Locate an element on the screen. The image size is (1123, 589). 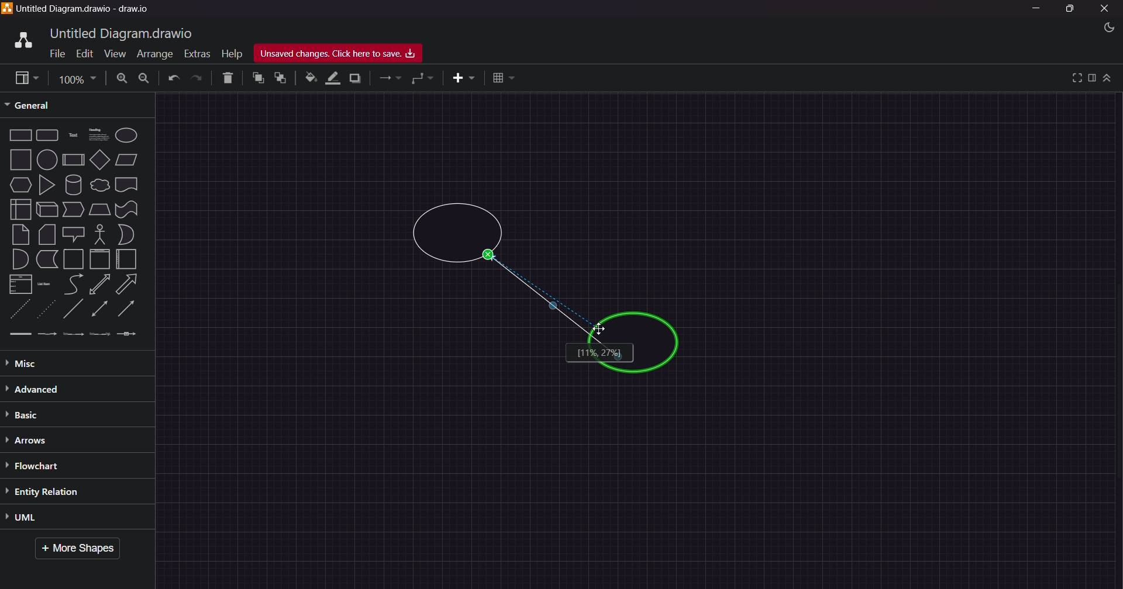
logo is located at coordinates (21, 39).